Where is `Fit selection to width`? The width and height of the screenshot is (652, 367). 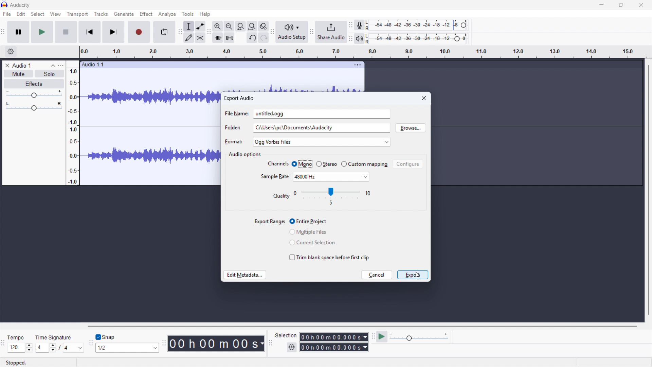 Fit selection to width is located at coordinates (241, 26).